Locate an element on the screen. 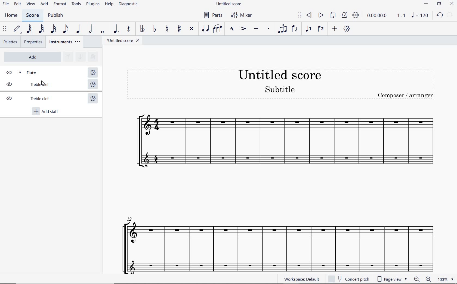  relode is located at coordinates (450, 14).